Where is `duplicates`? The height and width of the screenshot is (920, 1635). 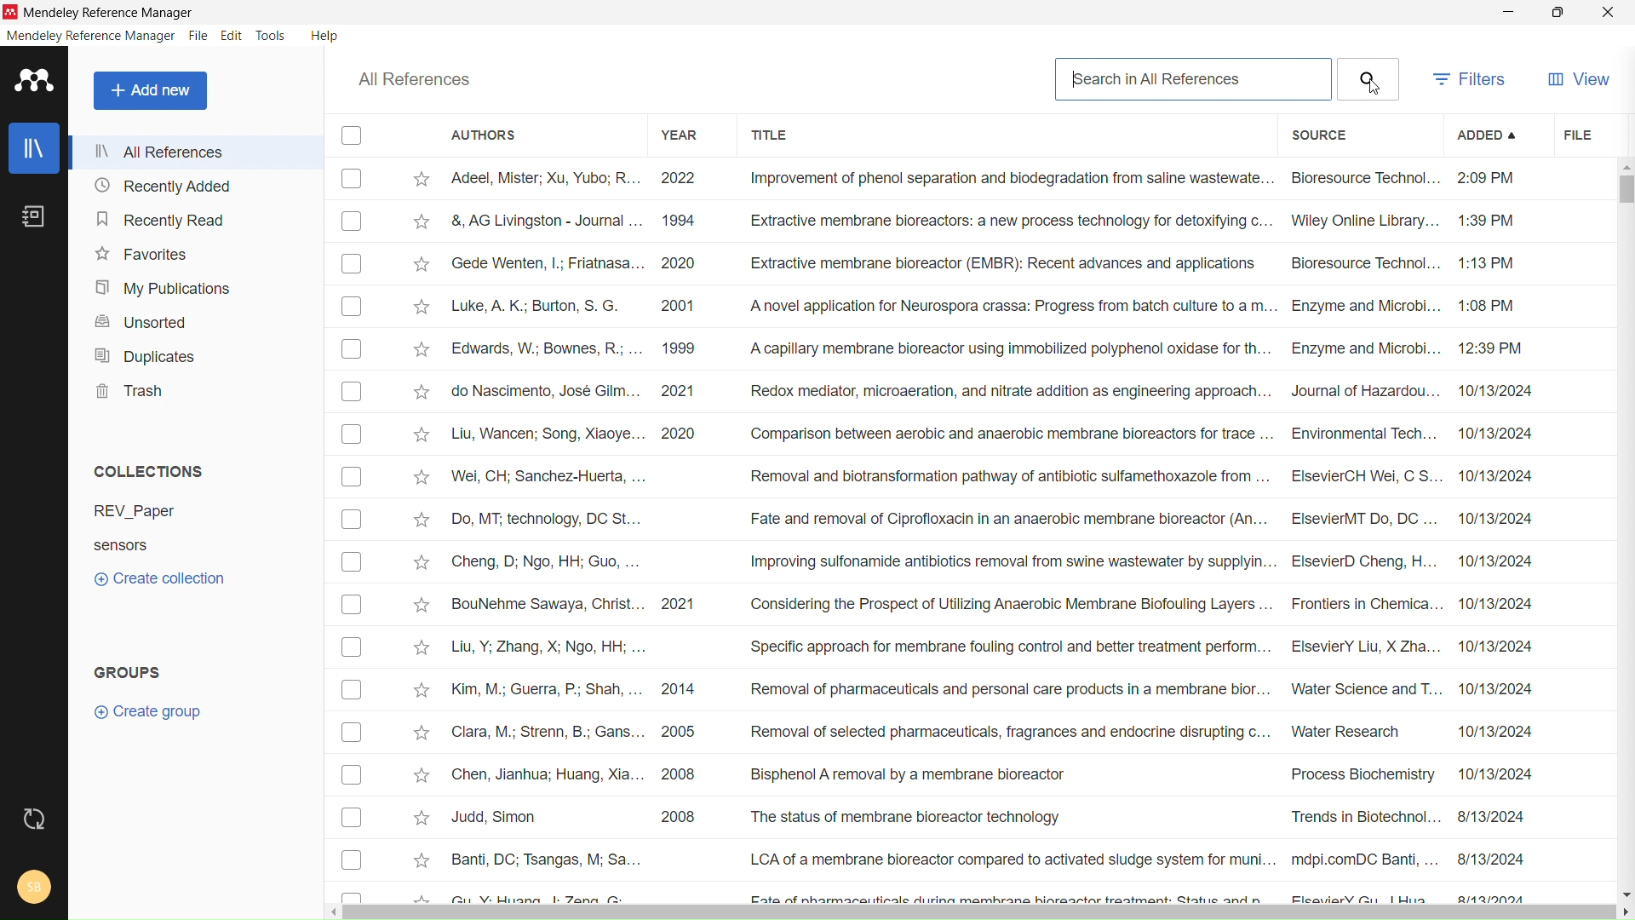
duplicates is located at coordinates (196, 355).